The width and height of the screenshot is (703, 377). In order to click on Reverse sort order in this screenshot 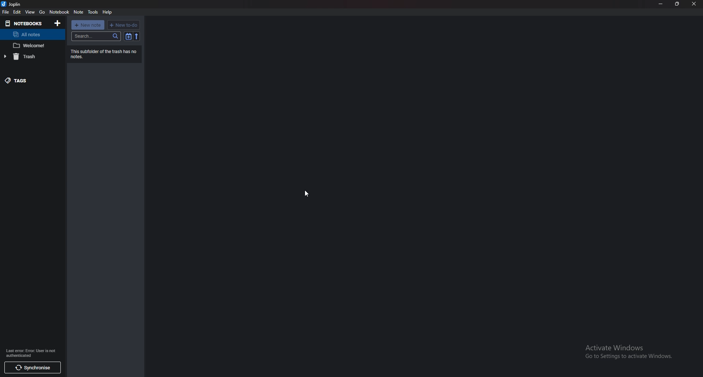, I will do `click(136, 36)`.